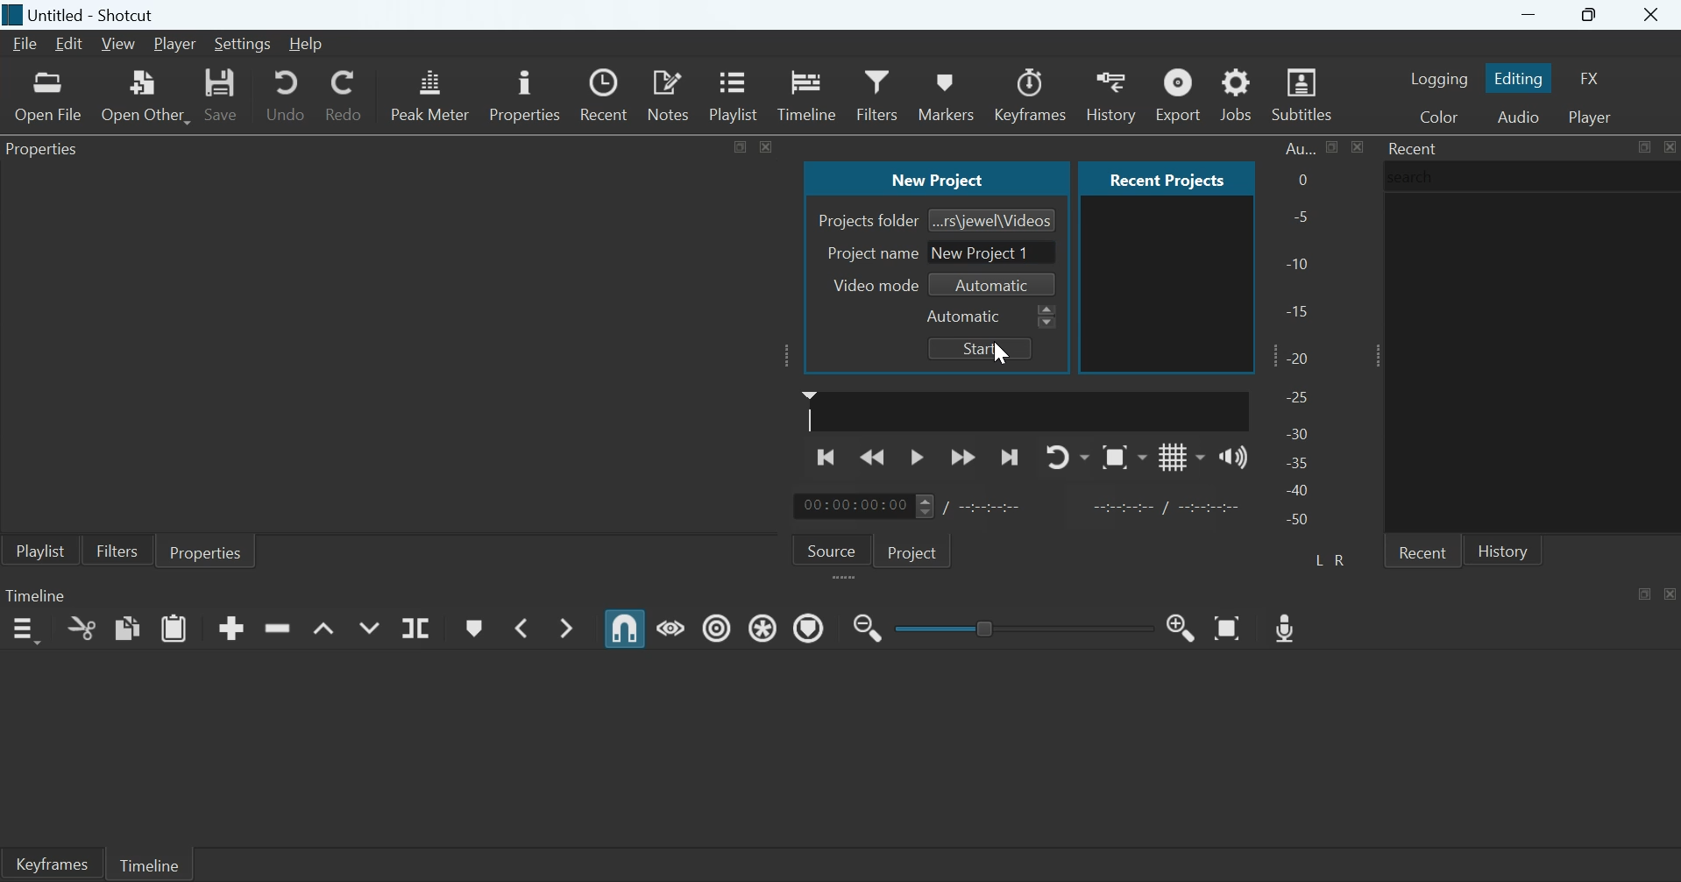 Image resolution: width=1681 pixels, height=882 pixels. I want to click on Timeline, so click(807, 93).